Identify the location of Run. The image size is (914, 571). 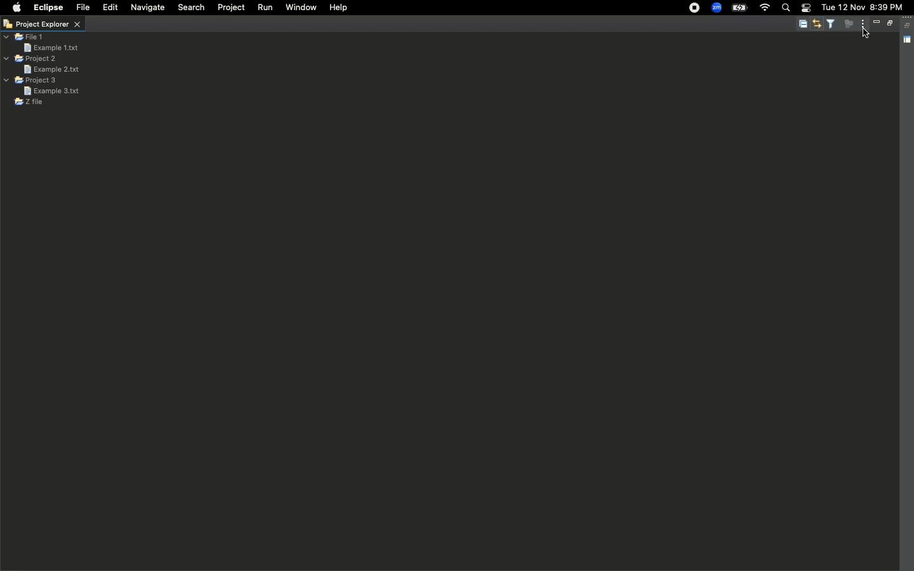
(265, 8).